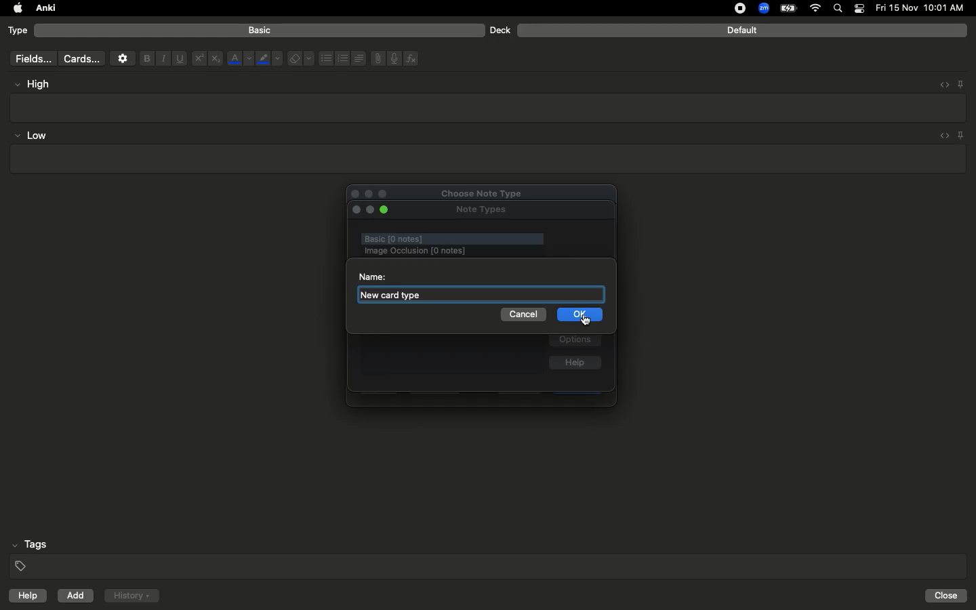 This screenshot has width=976, height=610. What do you see at coordinates (575, 364) in the screenshot?
I see `help` at bounding box center [575, 364].